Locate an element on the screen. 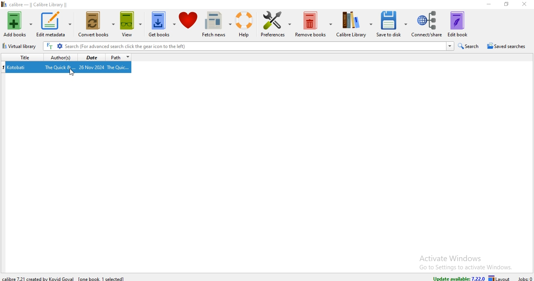 The height and width of the screenshot is (281, 534). view is located at coordinates (132, 25).